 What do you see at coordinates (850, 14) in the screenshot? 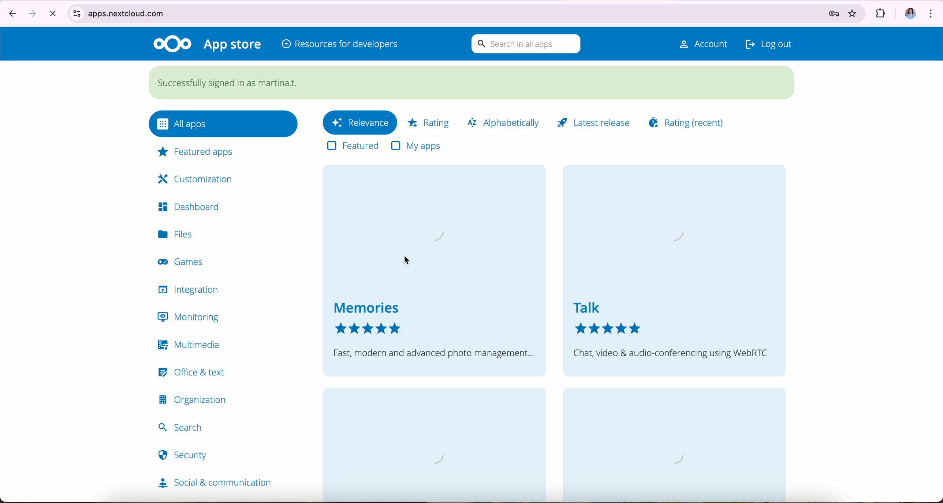
I see `favorites` at bounding box center [850, 14].